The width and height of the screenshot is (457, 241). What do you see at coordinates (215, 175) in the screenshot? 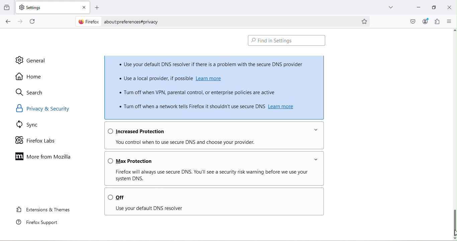
I see `Firefox will always use secure DNS . You'll see a security risk warning before we use your system DNS` at bounding box center [215, 175].